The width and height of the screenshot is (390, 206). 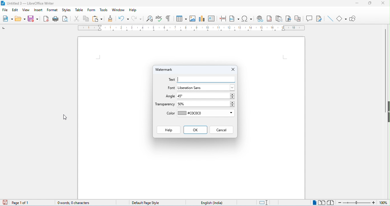 I want to click on insert field, so click(x=235, y=18).